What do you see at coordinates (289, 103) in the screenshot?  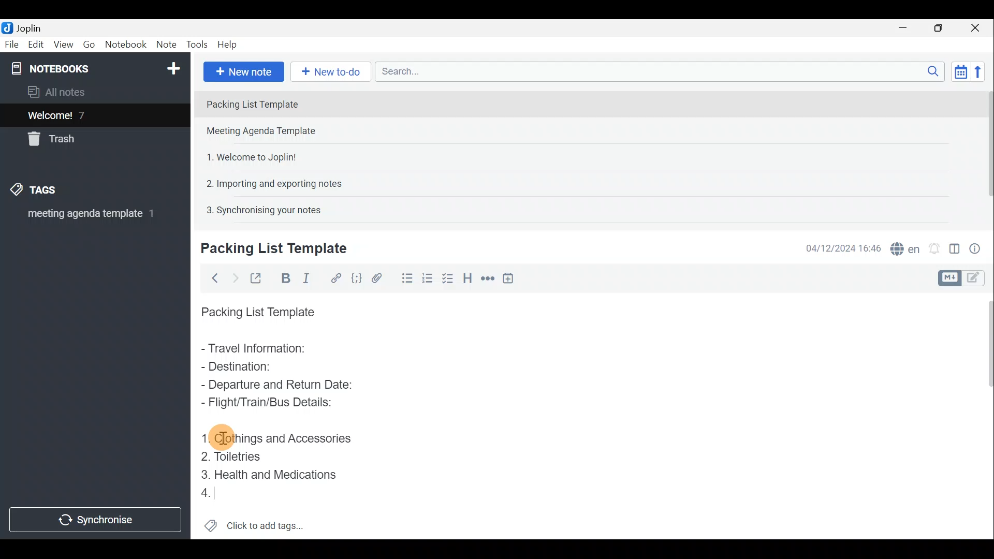 I see `Note 1` at bounding box center [289, 103].